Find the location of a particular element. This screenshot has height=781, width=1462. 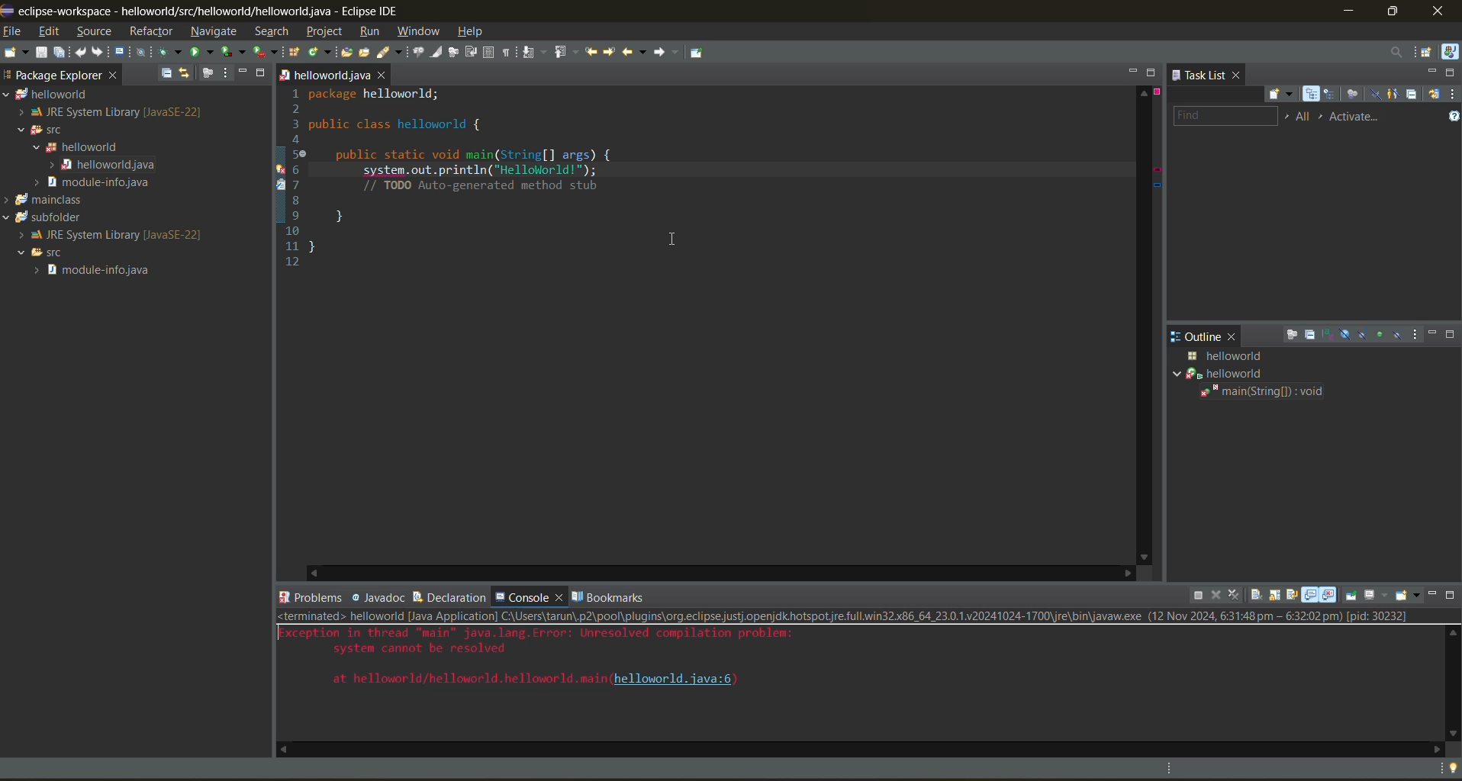

open type is located at coordinates (348, 53).